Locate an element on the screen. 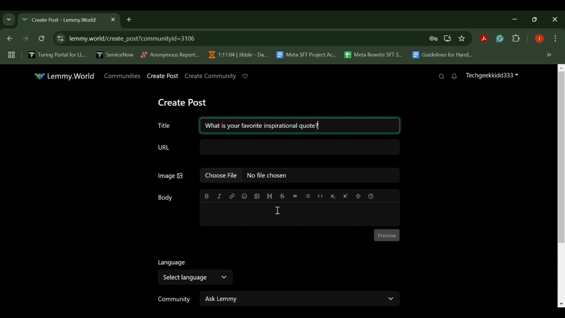 The width and height of the screenshot is (565, 318). Superscript is located at coordinates (345, 196).